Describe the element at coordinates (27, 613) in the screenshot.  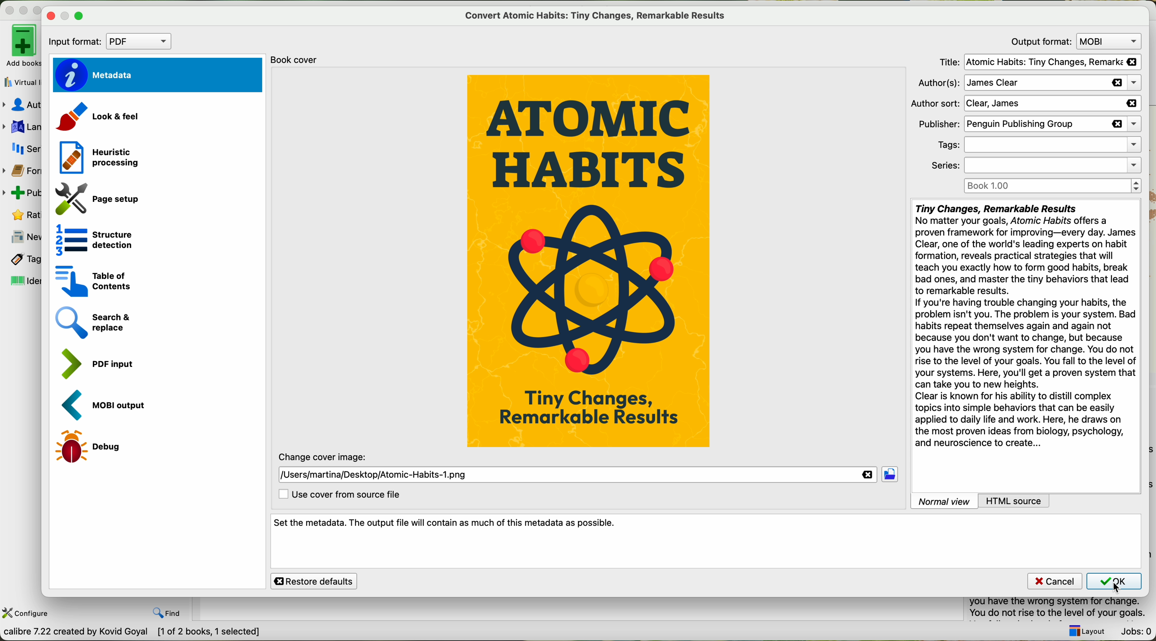
I see `configure` at that location.